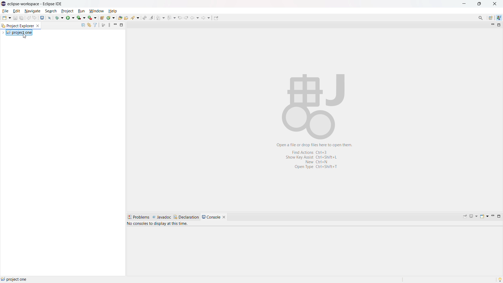 The height and width of the screenshot is (283, 503). I want to click on open type, so click(120, 18).